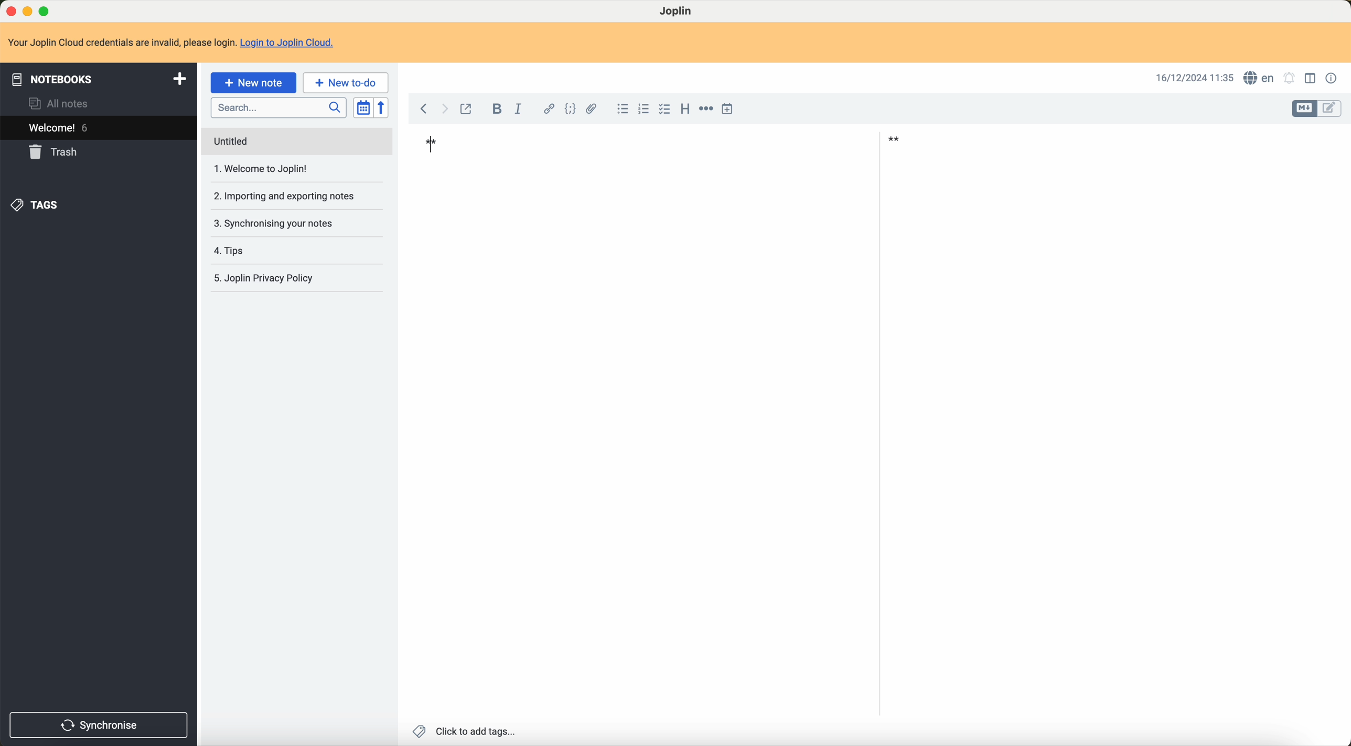 The height and width of the screenshot is (746, 1351). What do you see at coordinates (296, 142) in the screenshot?
I see `untitled` at bounding box center [296, 142].